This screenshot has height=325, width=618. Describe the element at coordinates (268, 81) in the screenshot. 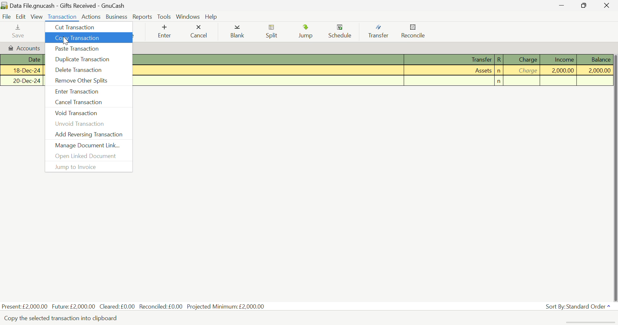

I see `Description` at that location.